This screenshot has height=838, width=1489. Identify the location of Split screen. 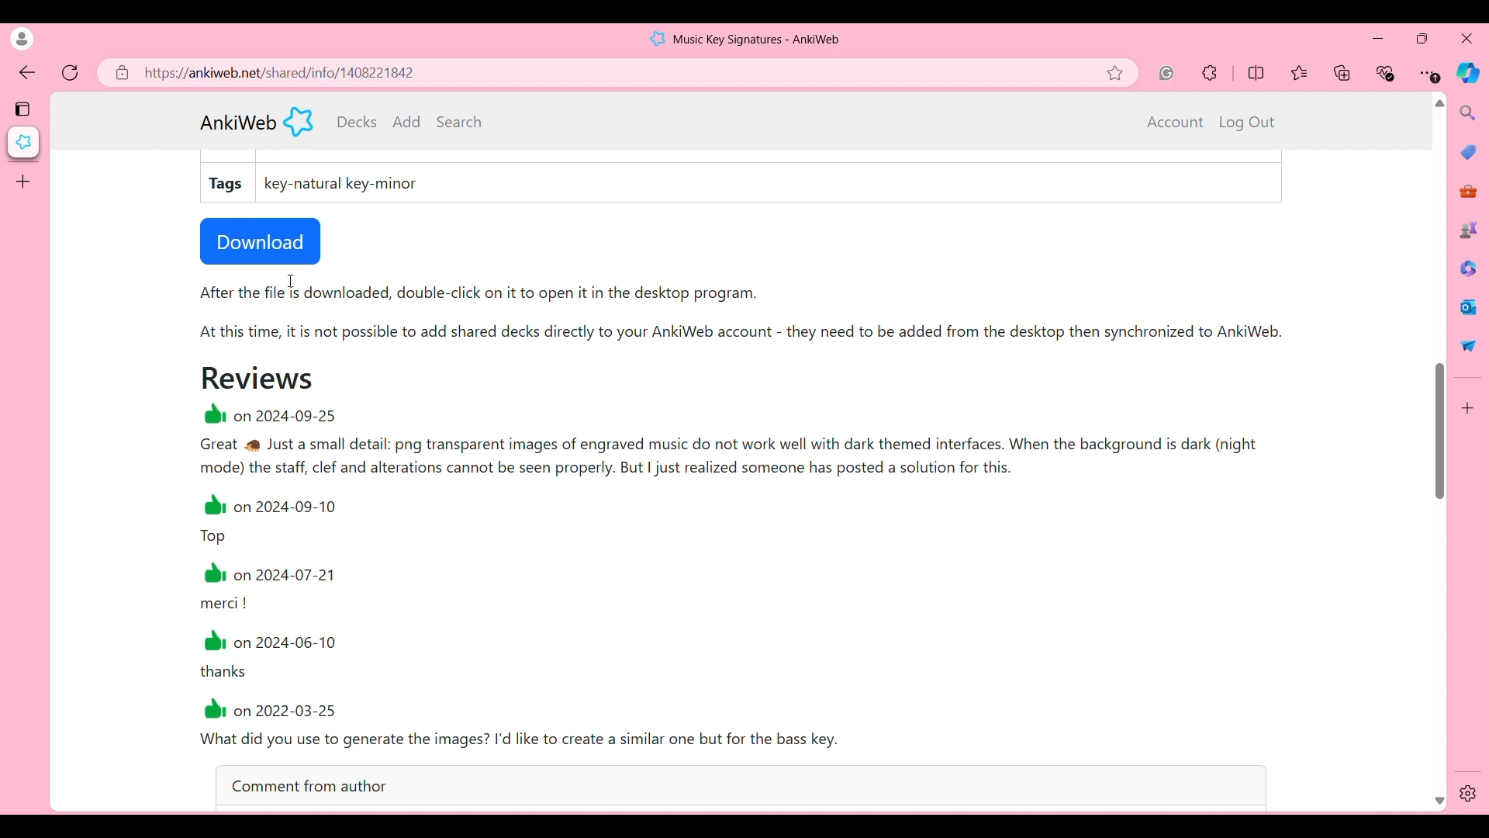
(1256, 72).